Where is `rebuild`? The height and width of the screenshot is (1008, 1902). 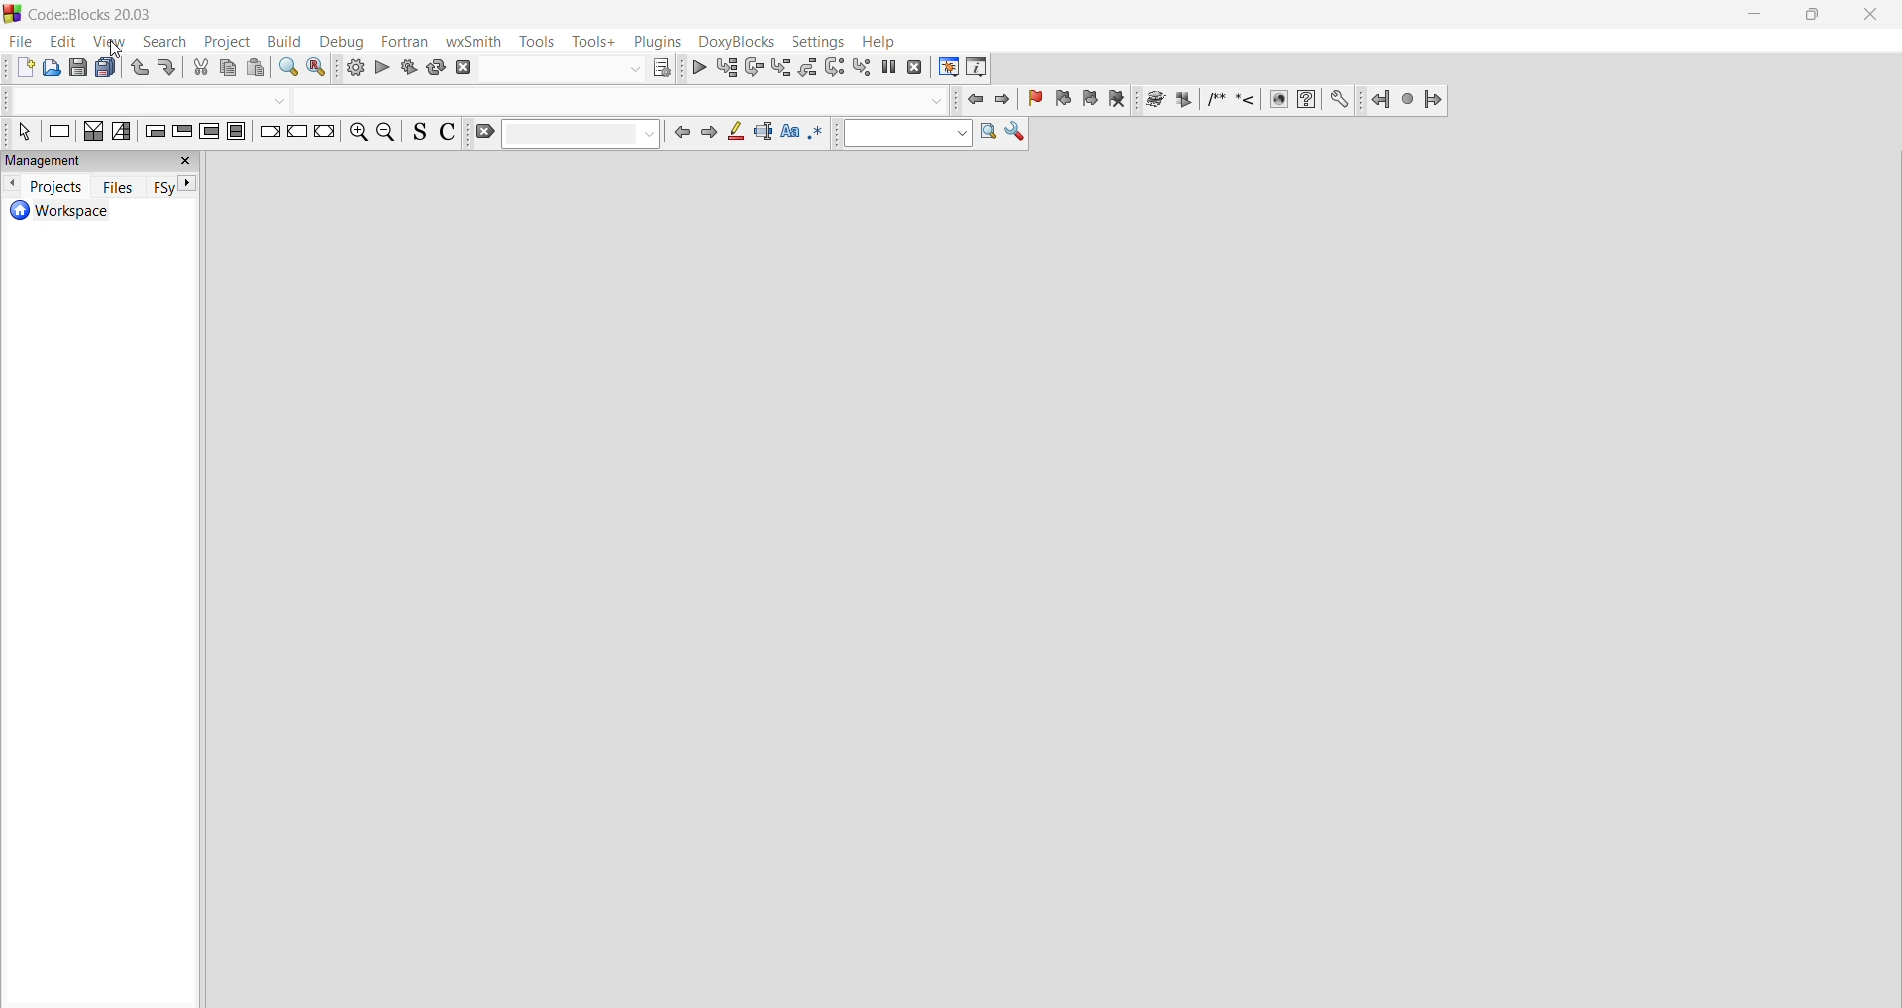
rebuild is located at coordinates (438, 70).